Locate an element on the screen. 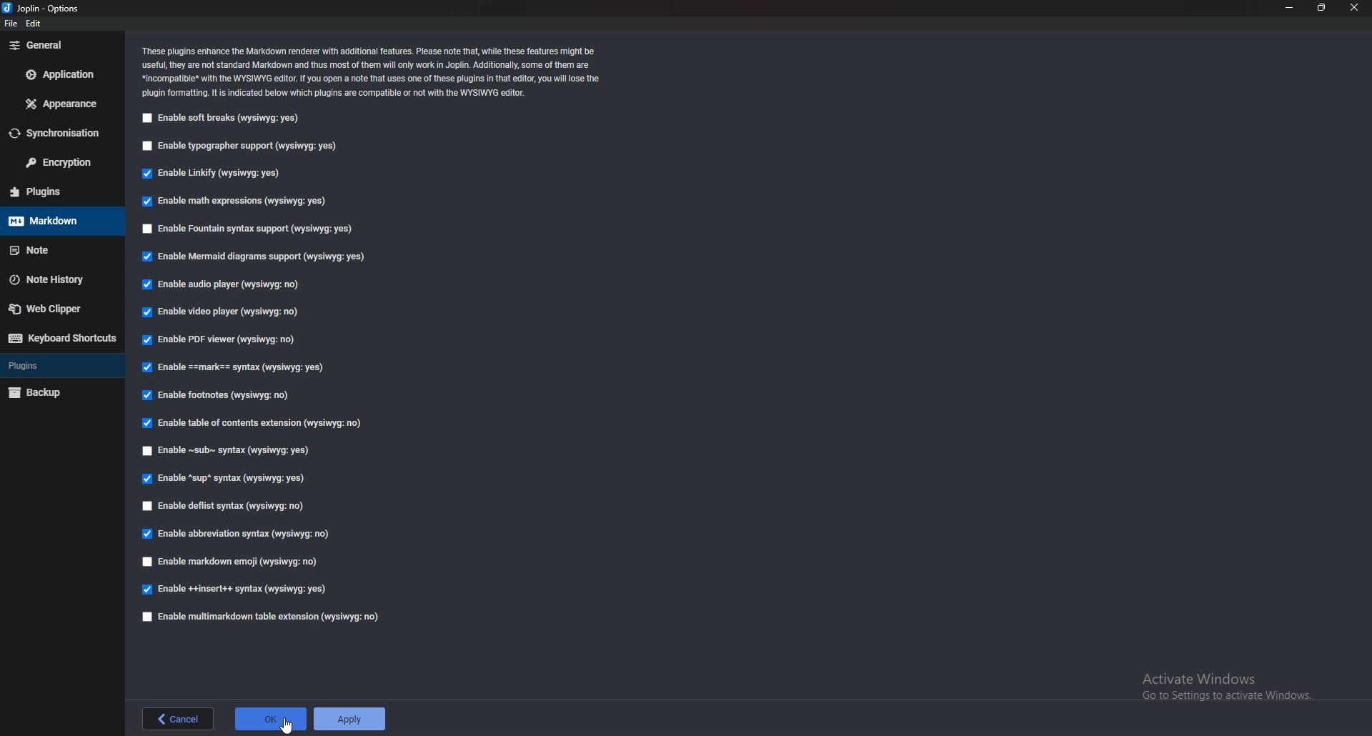 This screenshot has width=1372, height=736. Enable typographer support (wysiwyg: yes) is located at coordinates (244, 144).